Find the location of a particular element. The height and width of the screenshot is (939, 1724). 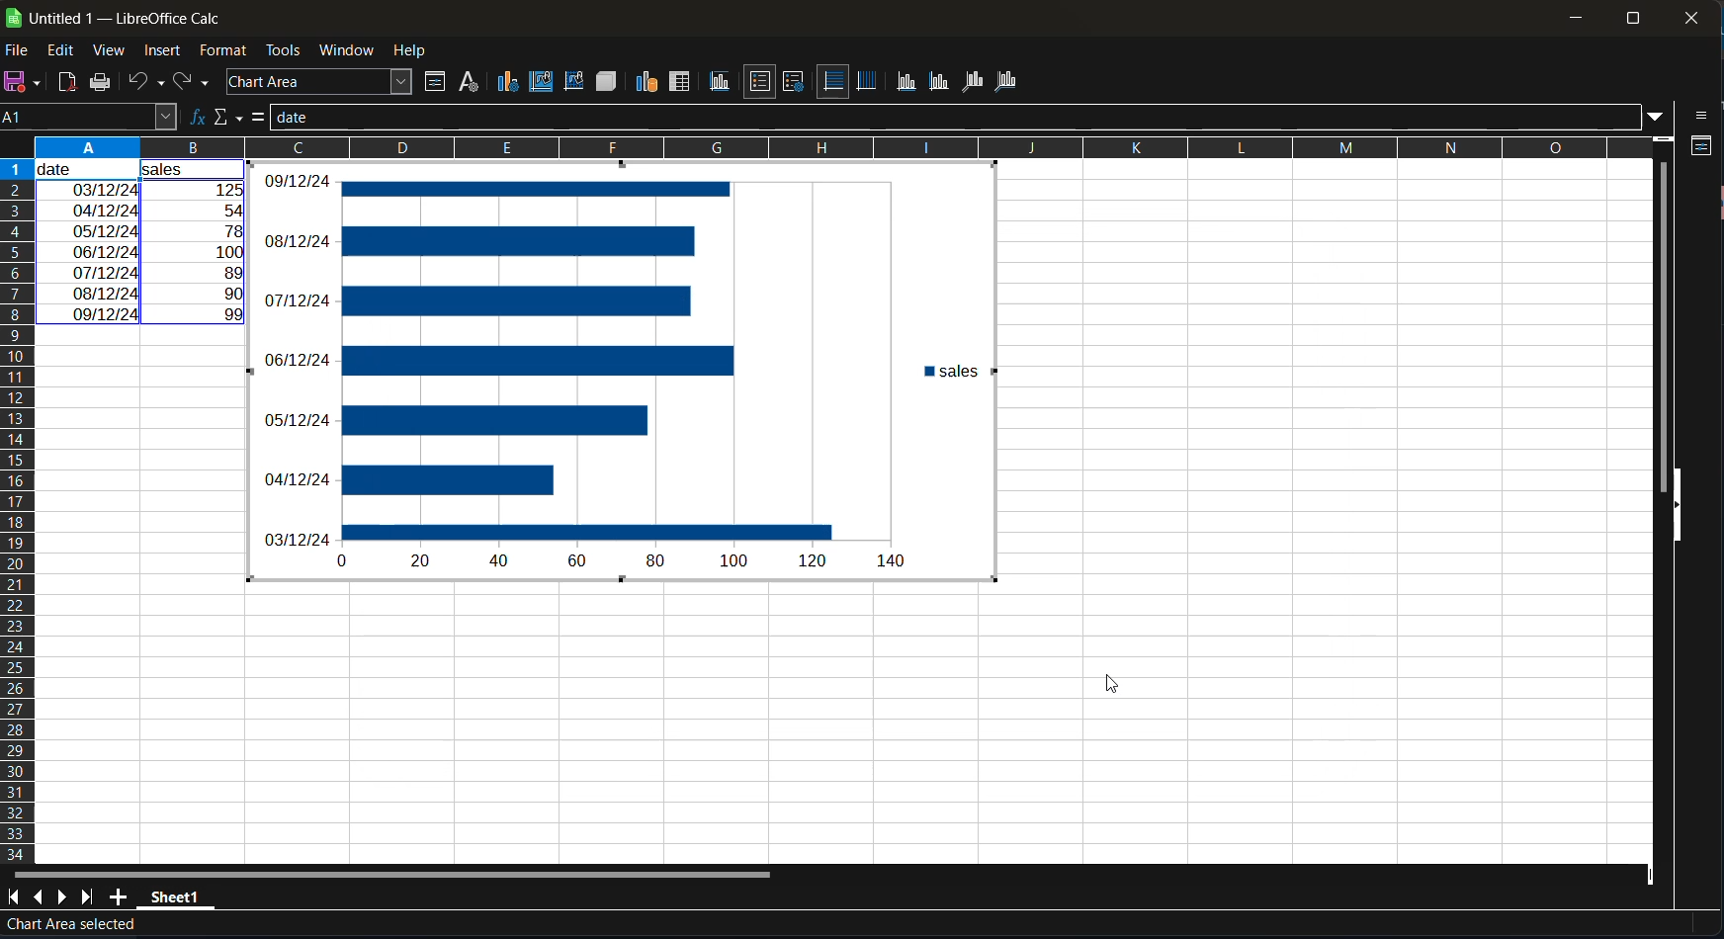

selected range is located at coordinates (141, 243).